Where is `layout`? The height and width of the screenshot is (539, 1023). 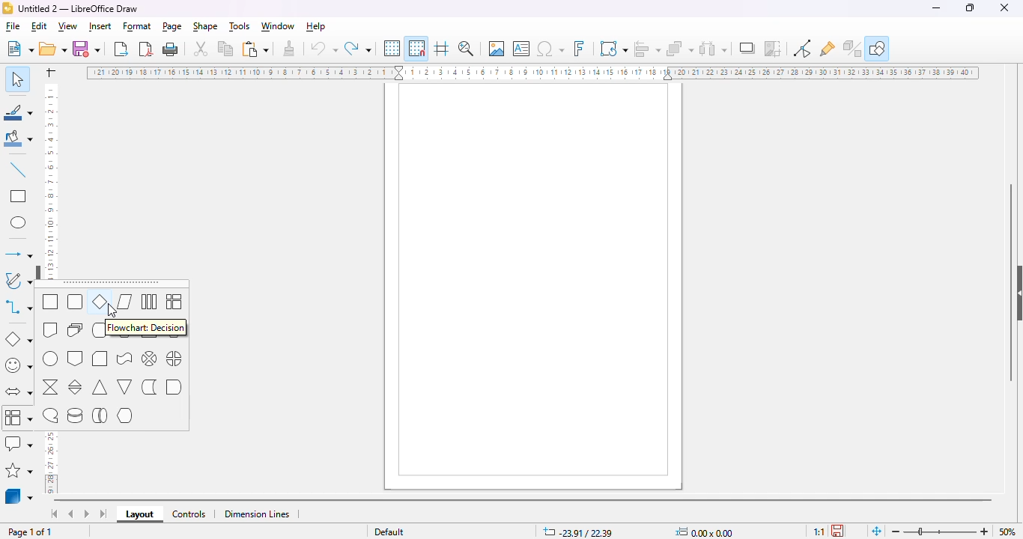 layout is located at coordinates (142, 514).